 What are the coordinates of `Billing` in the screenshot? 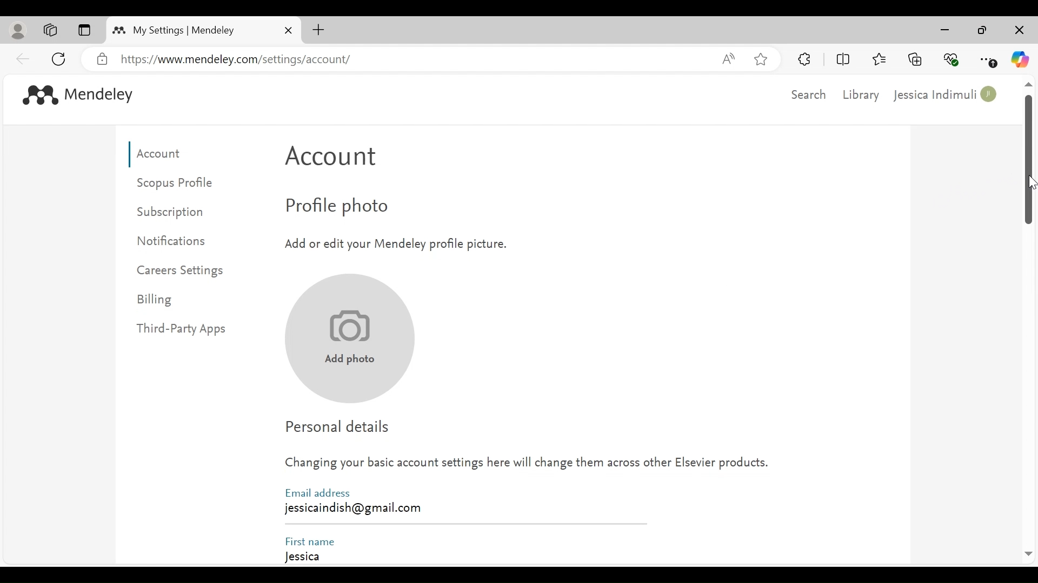 It's located at (157, 301).